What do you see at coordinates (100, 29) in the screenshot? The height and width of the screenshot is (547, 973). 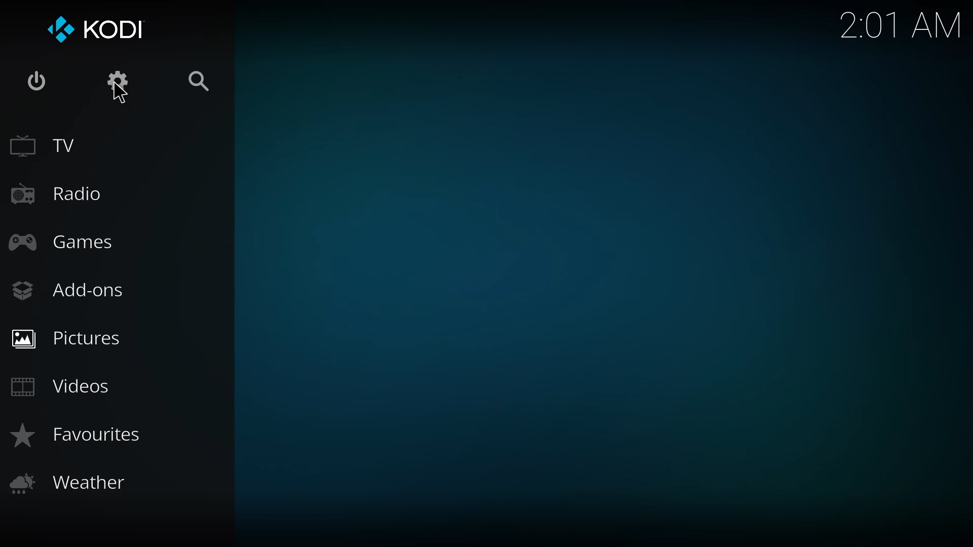 I see `kodi` at bounding box center [100, 29].